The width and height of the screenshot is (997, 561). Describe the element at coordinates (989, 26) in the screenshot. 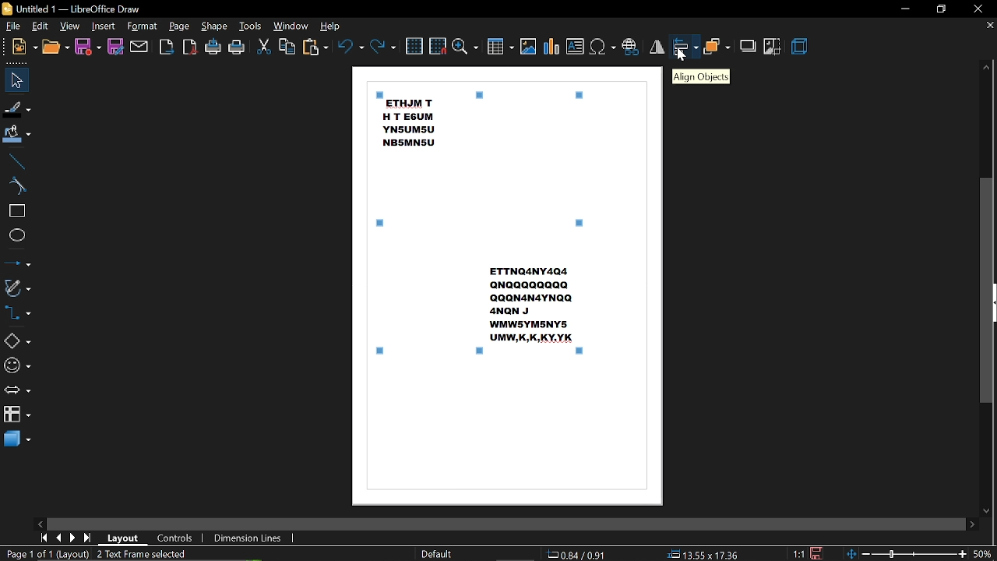

I see `close tab` at that location.